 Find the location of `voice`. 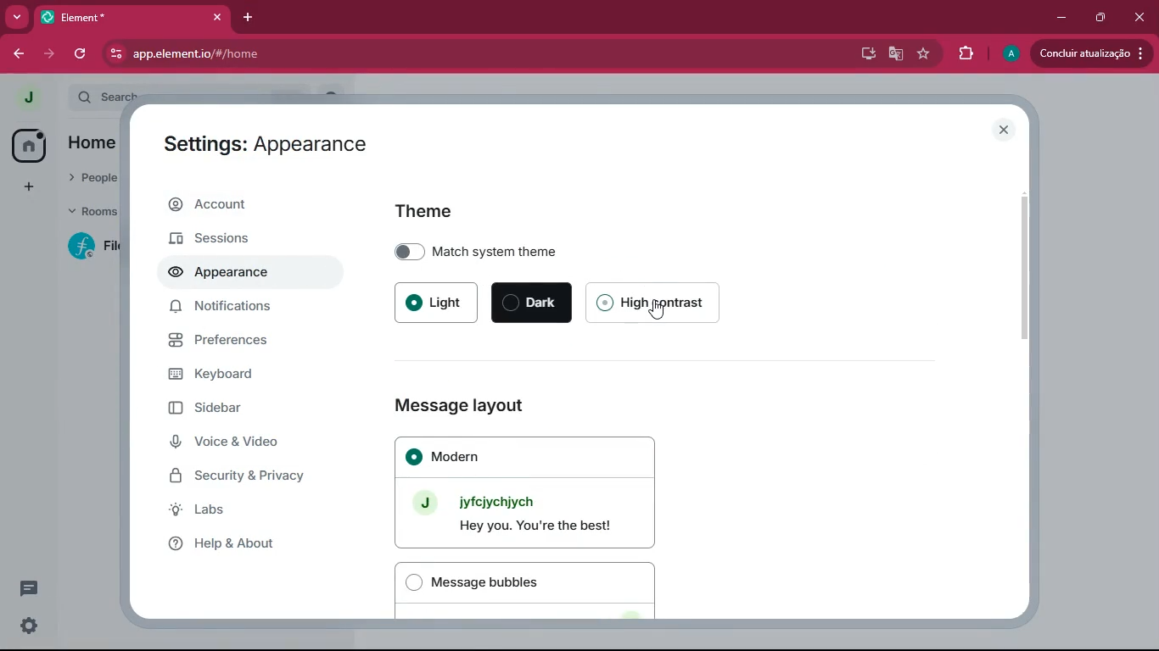

voice is located at coordinates (250, 442).